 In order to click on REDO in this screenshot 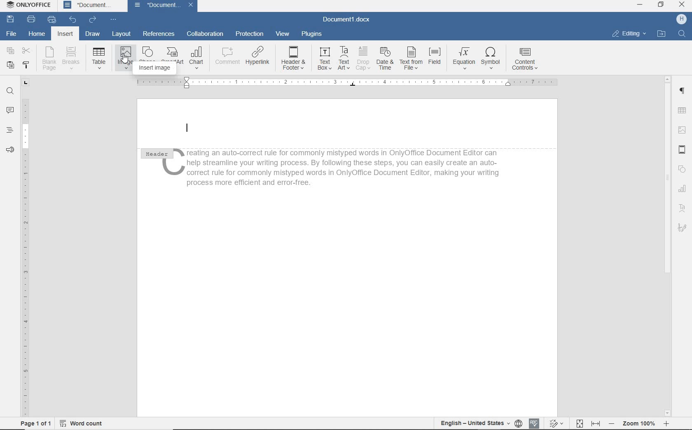, I will do `click(93, 20)`.